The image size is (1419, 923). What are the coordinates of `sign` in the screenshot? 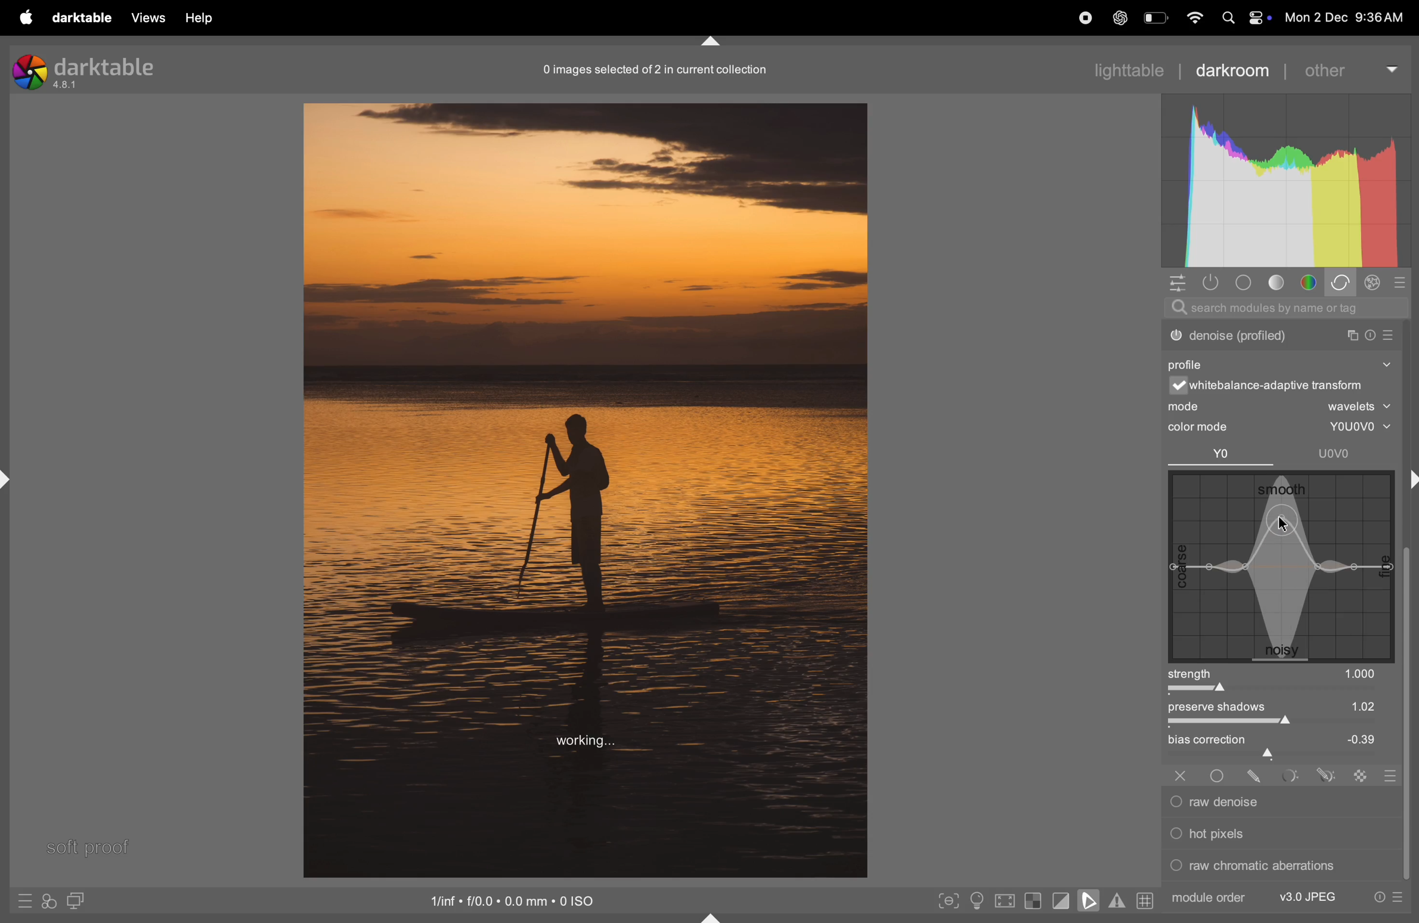 It's located at (1374, 284).